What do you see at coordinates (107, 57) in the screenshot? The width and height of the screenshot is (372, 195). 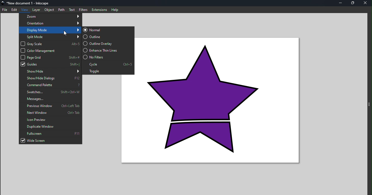 I see `No filters` at bounding box center [107, 57].